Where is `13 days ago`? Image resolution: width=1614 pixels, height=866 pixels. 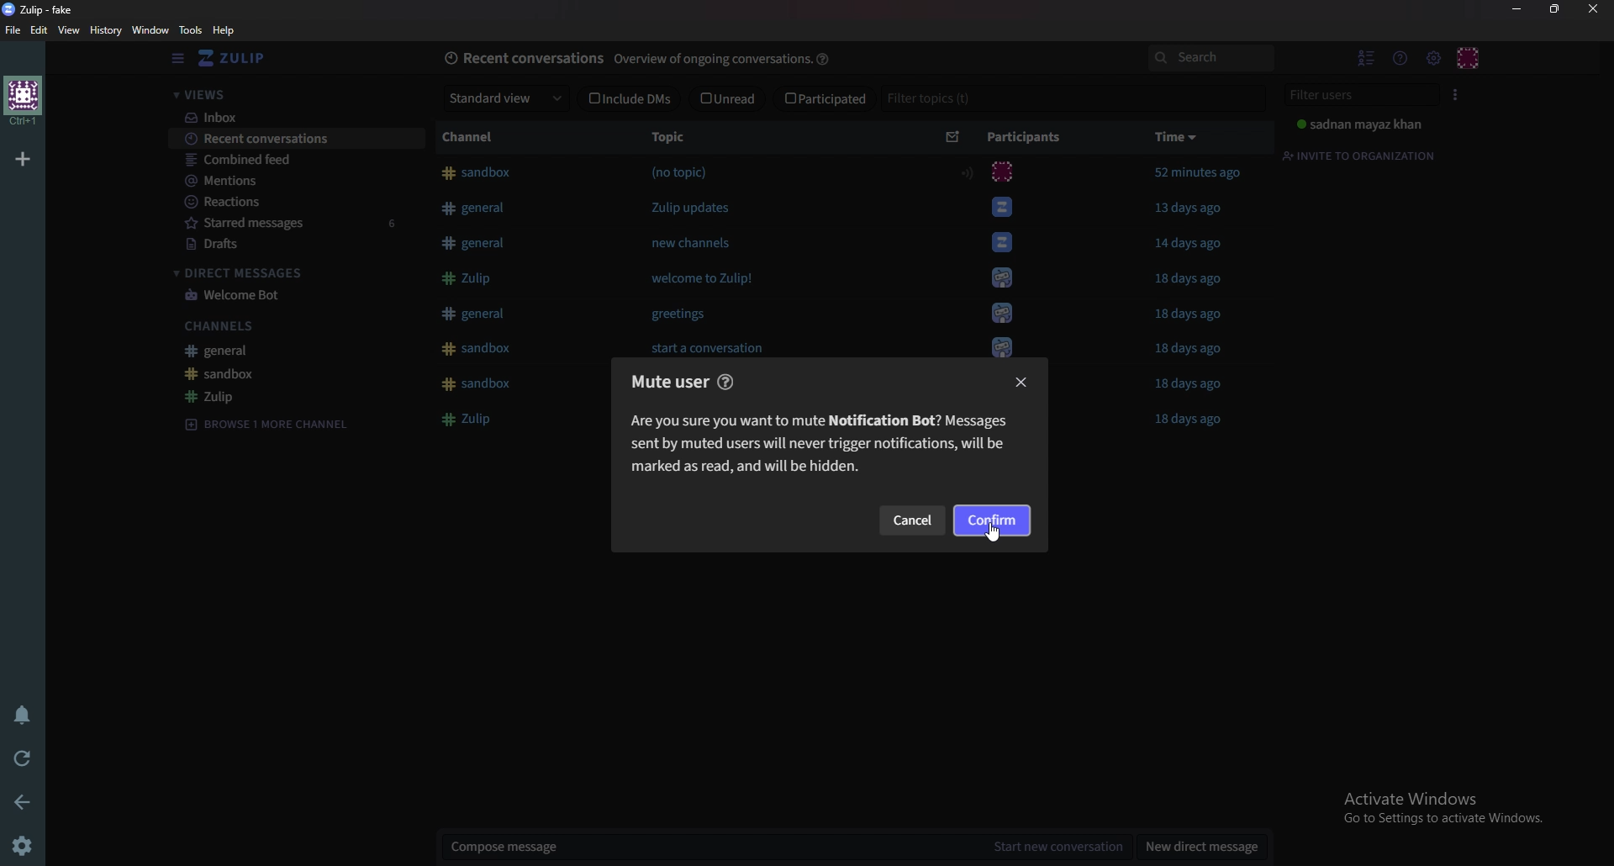
13 days ago is located at coordinates (1188, 207).